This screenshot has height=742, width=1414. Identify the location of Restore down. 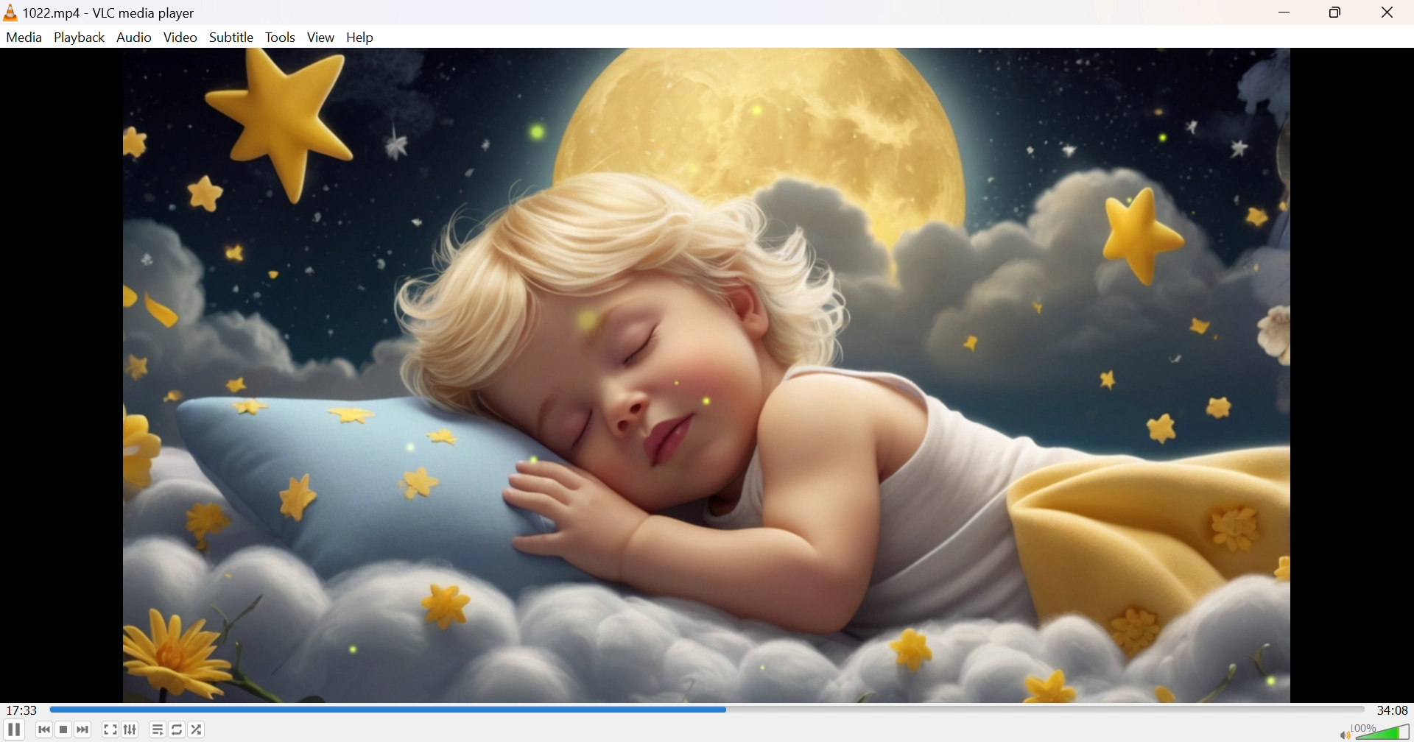
(1338, 14).